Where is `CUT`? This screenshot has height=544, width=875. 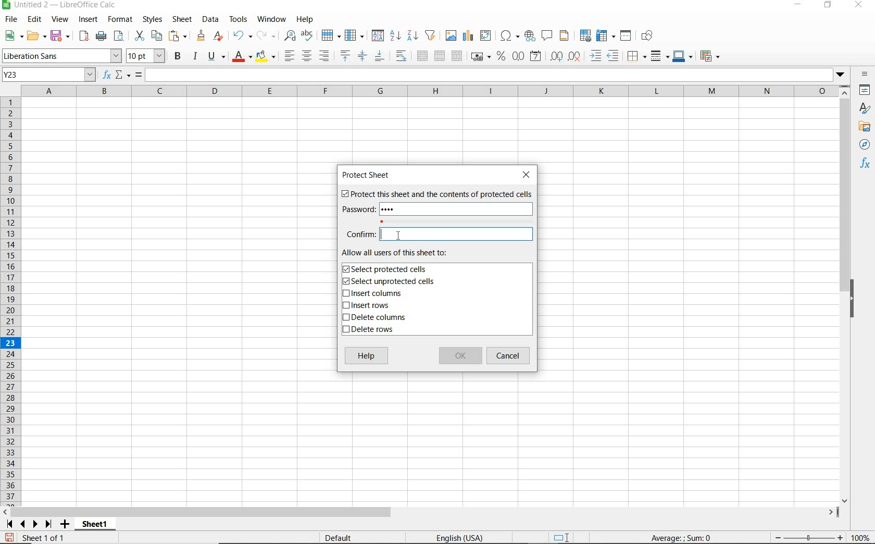 CUT is located at coordinates (139, 35).